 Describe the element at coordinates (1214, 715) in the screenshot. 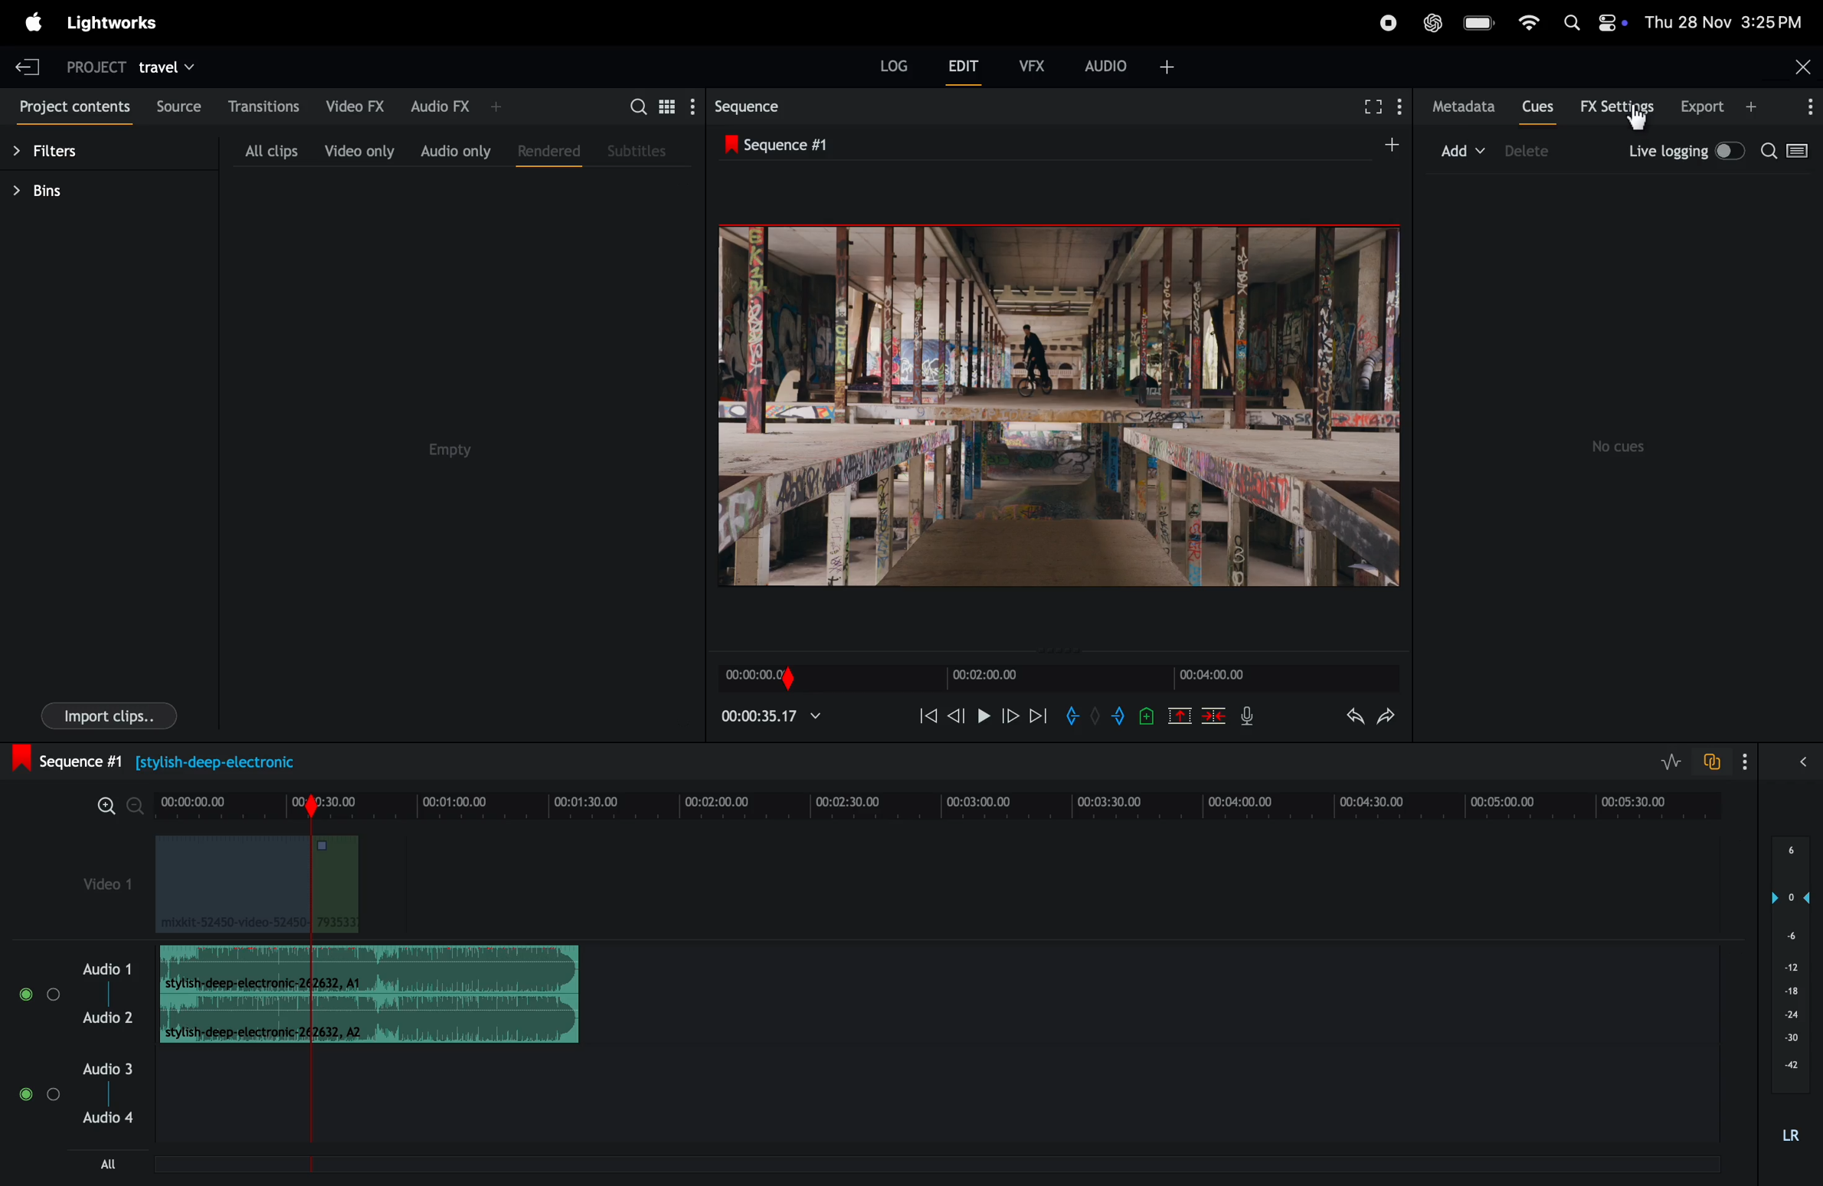

I see `delete` at that location.